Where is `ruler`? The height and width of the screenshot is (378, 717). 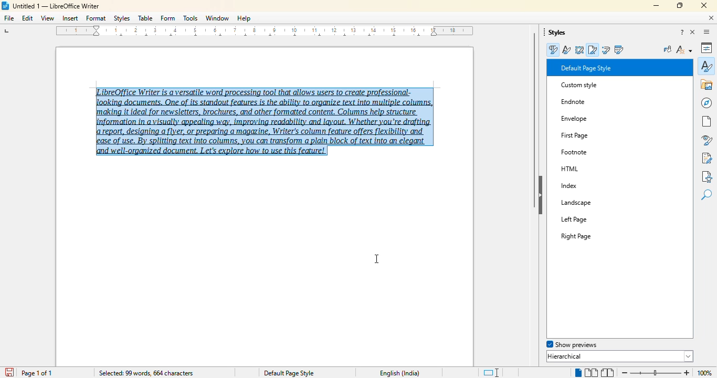 ruler is located at coordinates (267, 33).